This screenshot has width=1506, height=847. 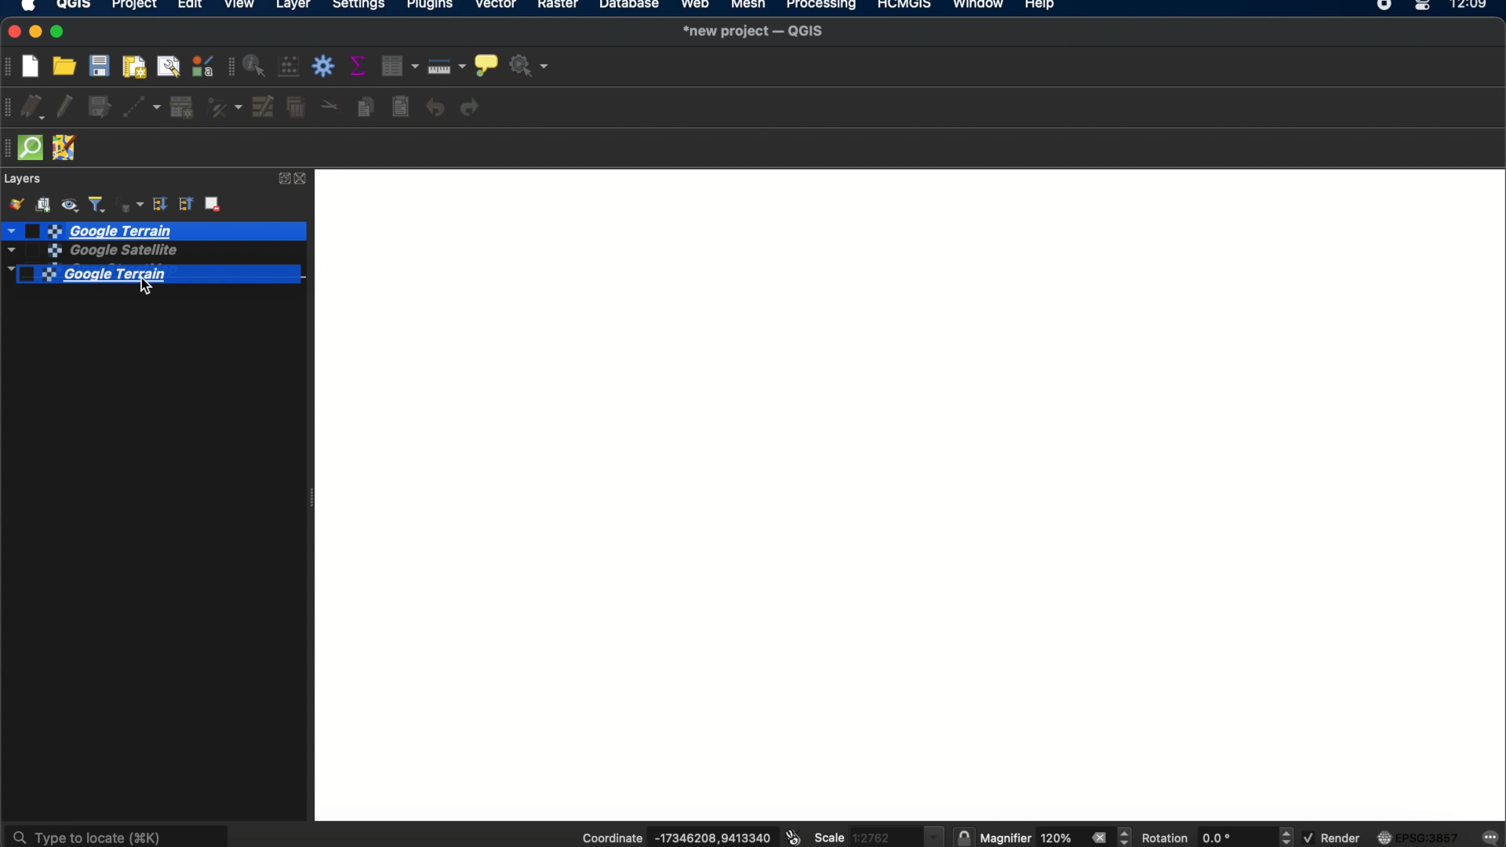 I want to click on magnifier 120%, so click(x=1030, y=838).